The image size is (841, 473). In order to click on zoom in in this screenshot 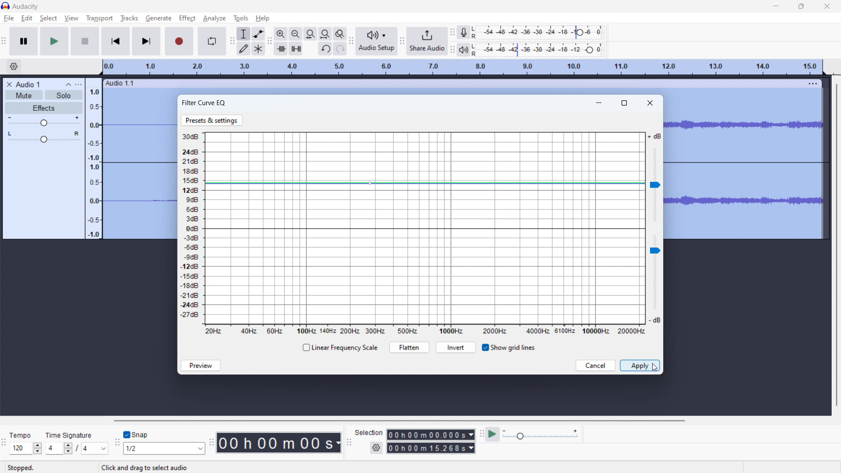, I will do `click(281, 33)`.